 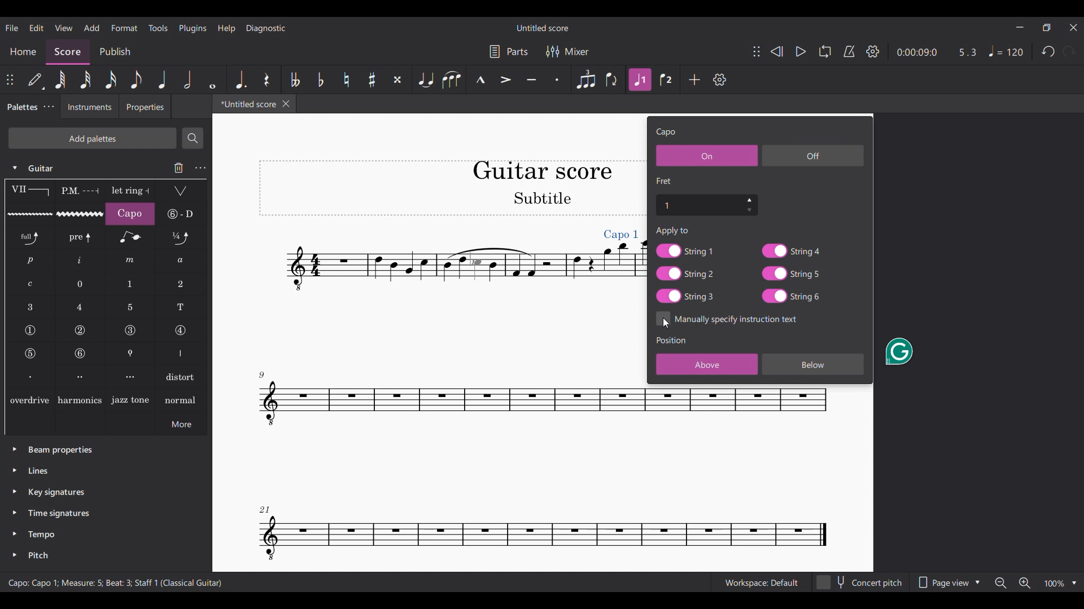 I want to click on Show in smaller tab, so click(x=1047, y=28).